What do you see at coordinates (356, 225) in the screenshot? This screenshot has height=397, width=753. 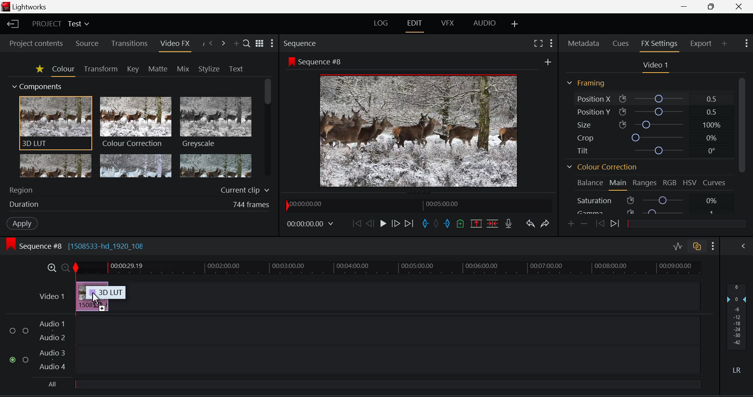 I see `To Start` at bounding box center [356, 225].